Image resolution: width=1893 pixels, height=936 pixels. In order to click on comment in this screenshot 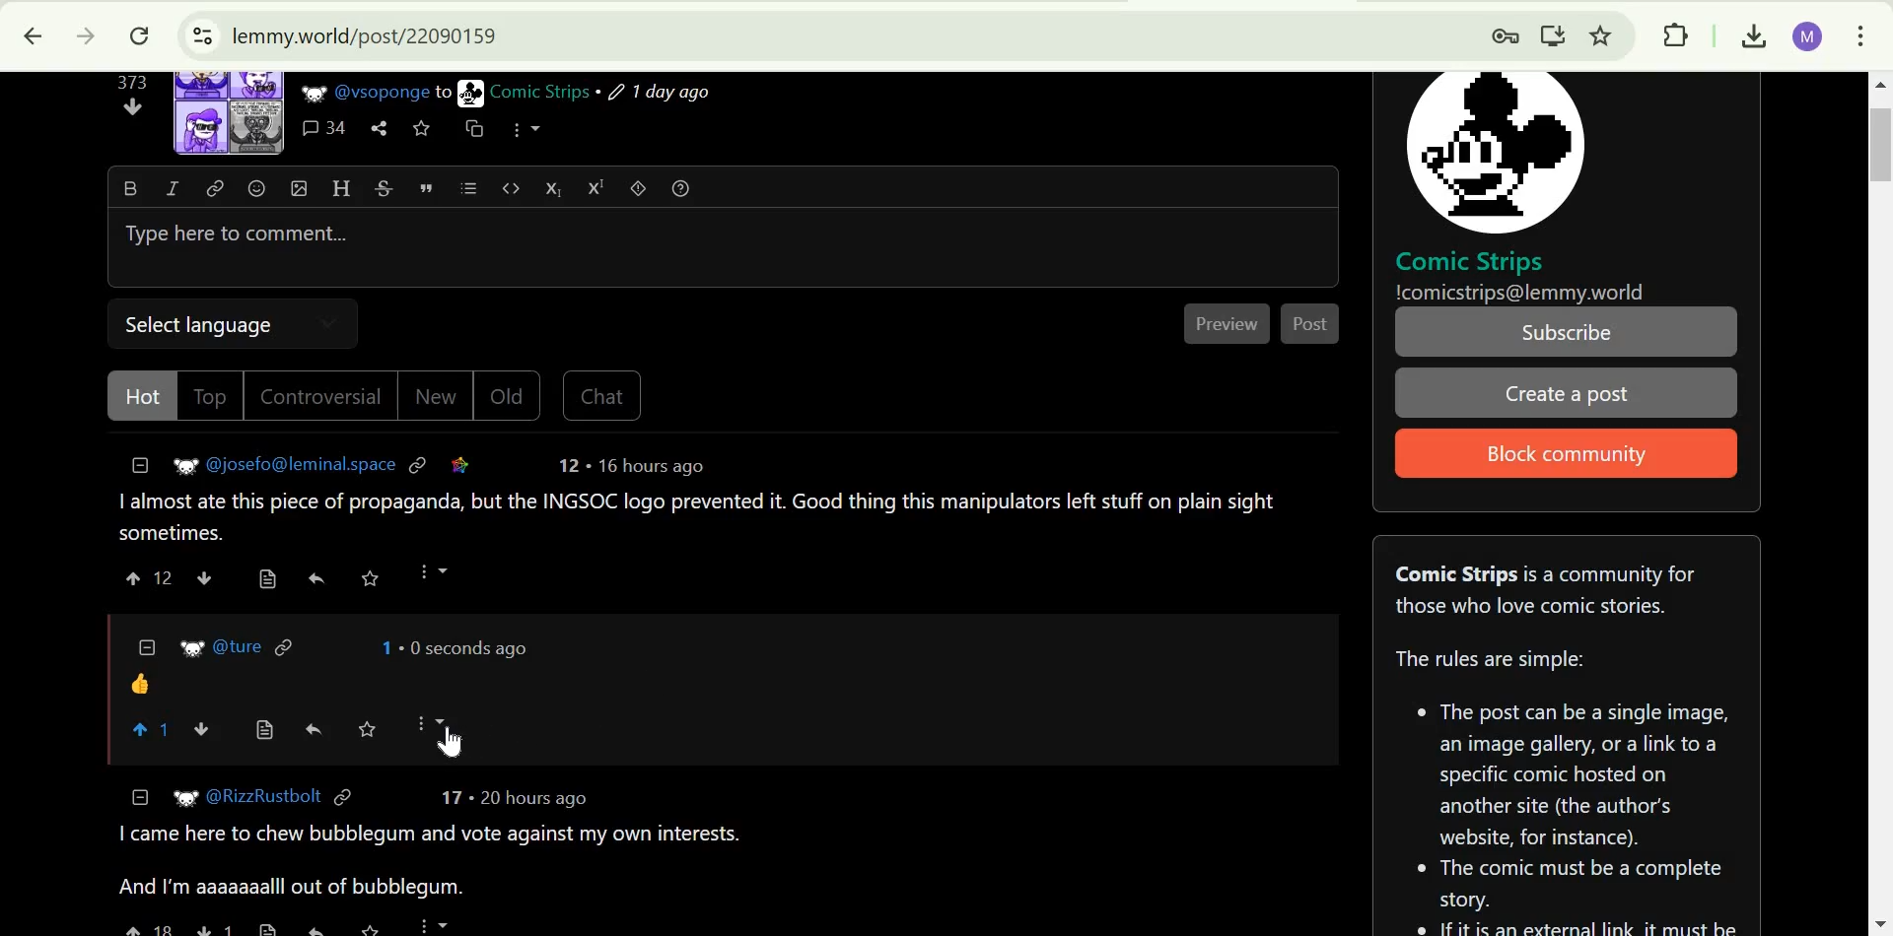, I will do `click(436, 864)`.